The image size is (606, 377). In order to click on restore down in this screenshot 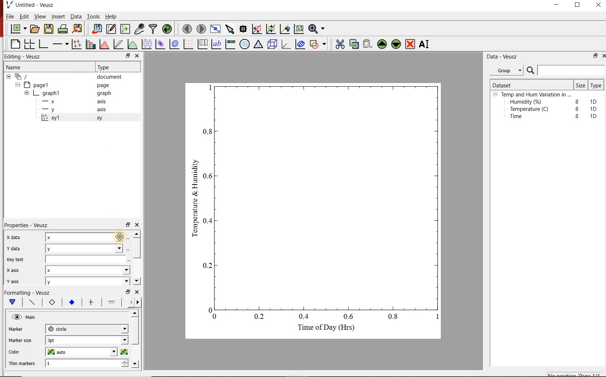, I will do `click(594, 57)`.